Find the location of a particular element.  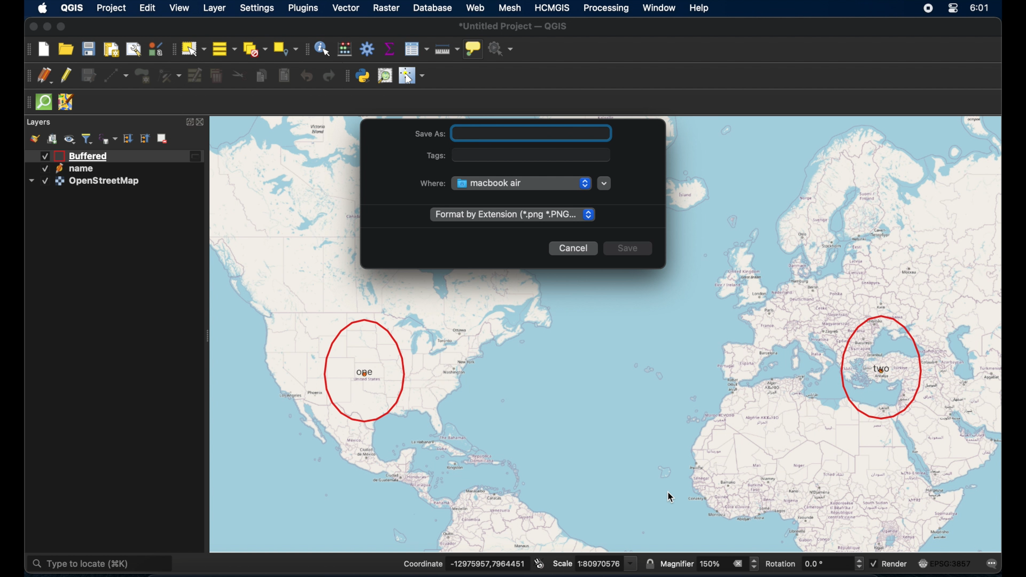

drag handle is located at coordinates (26, 102).